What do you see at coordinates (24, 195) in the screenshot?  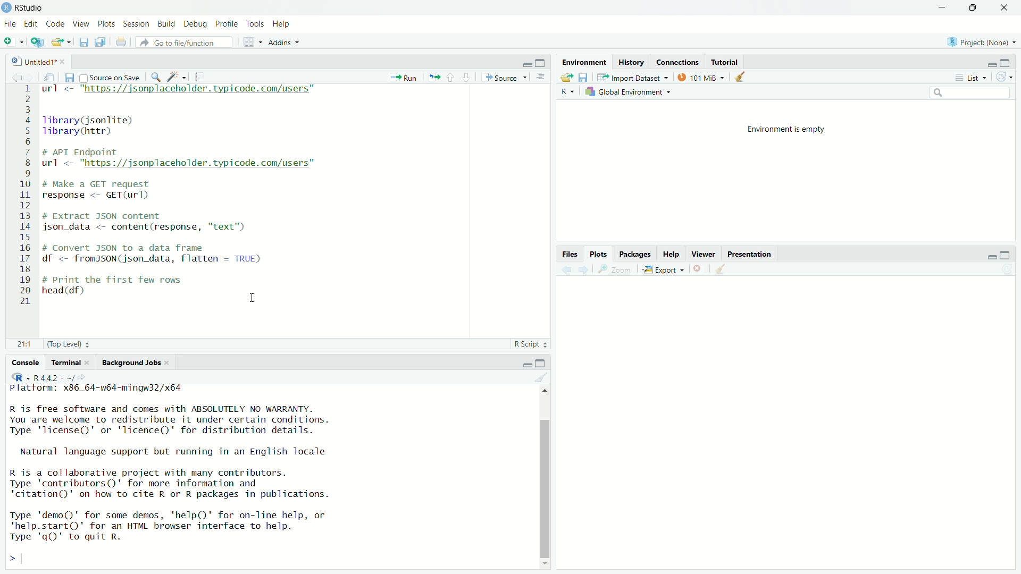 I see `Rows` at bounding box center [24, 195].